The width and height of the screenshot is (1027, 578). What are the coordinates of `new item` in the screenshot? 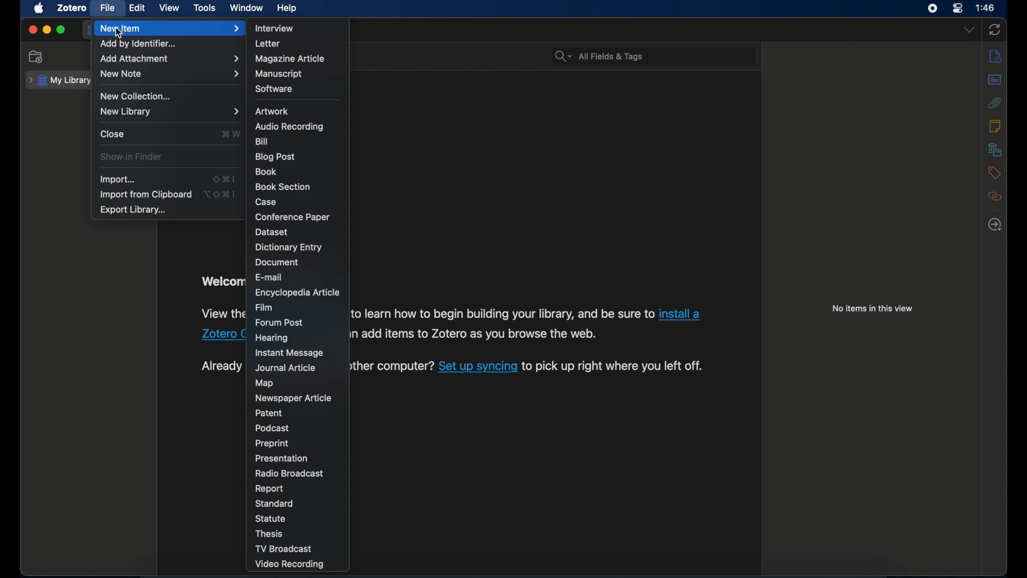 It's located at (170, 28).